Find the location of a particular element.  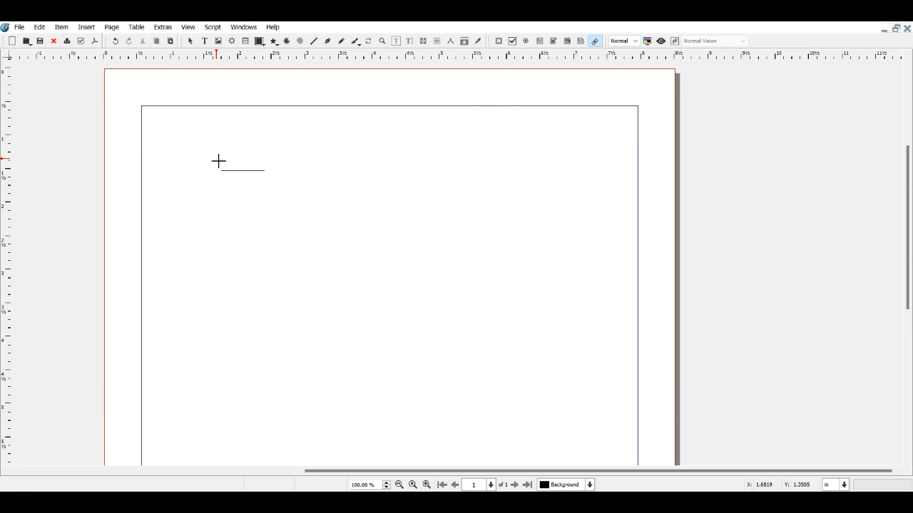

Render frame is located at coordinates (233, 41).